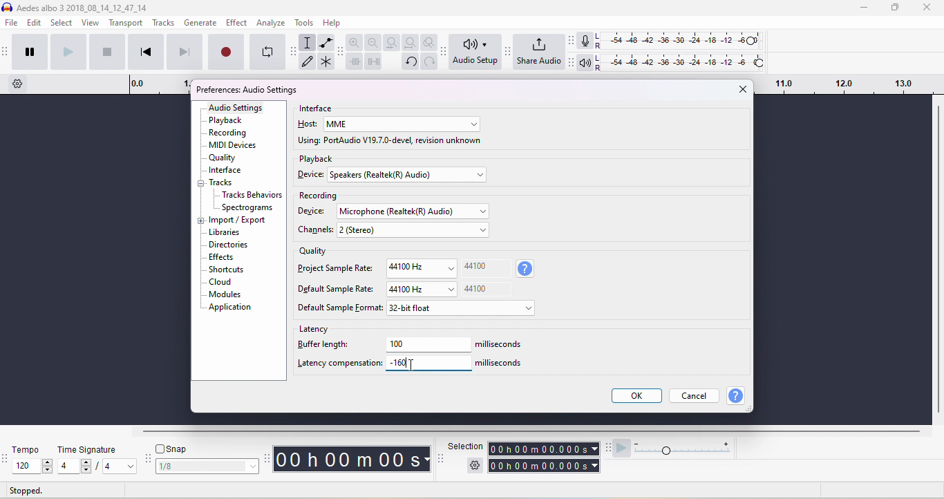  Describe the element at coordinates (126, 23) in the screenshot. I see `transport` at that location.